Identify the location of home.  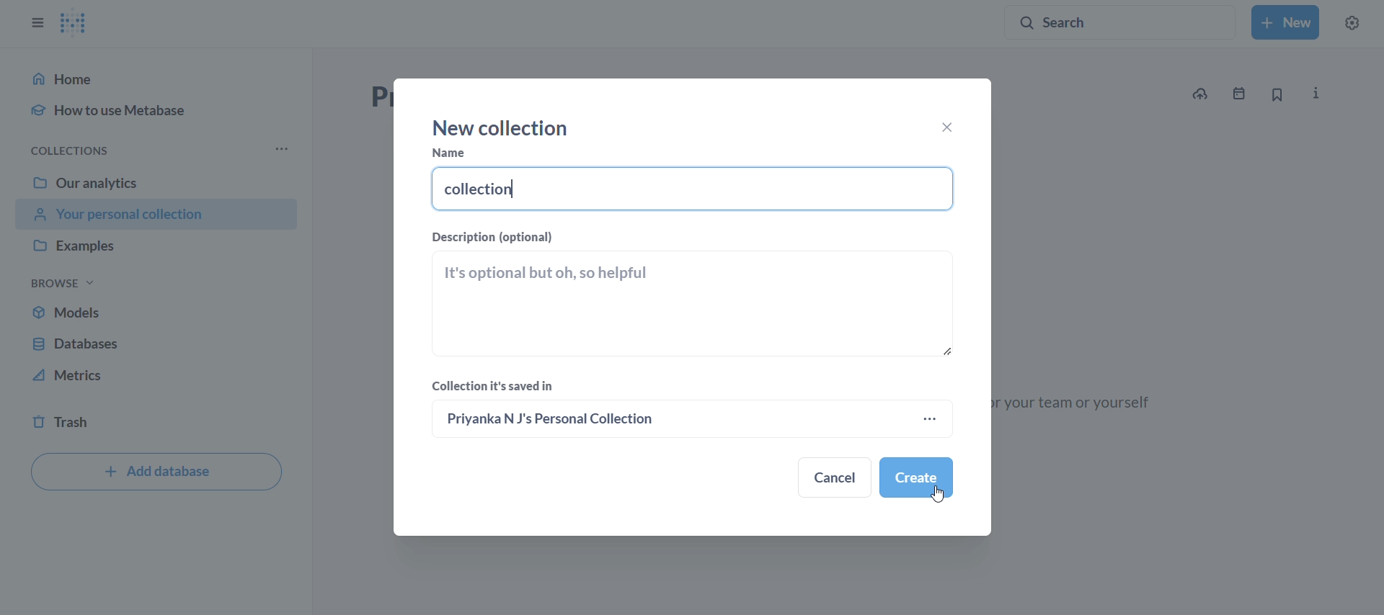
(156, 78).